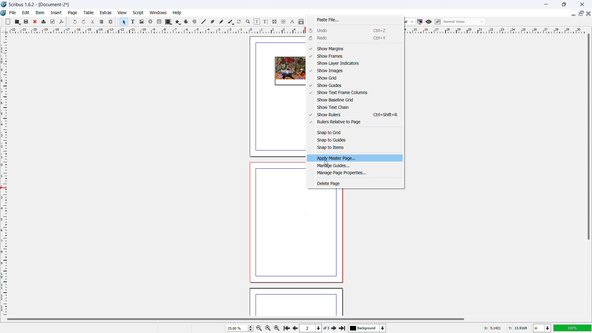 The image size is (592, 333). I want to click on table, so click(89, 13).